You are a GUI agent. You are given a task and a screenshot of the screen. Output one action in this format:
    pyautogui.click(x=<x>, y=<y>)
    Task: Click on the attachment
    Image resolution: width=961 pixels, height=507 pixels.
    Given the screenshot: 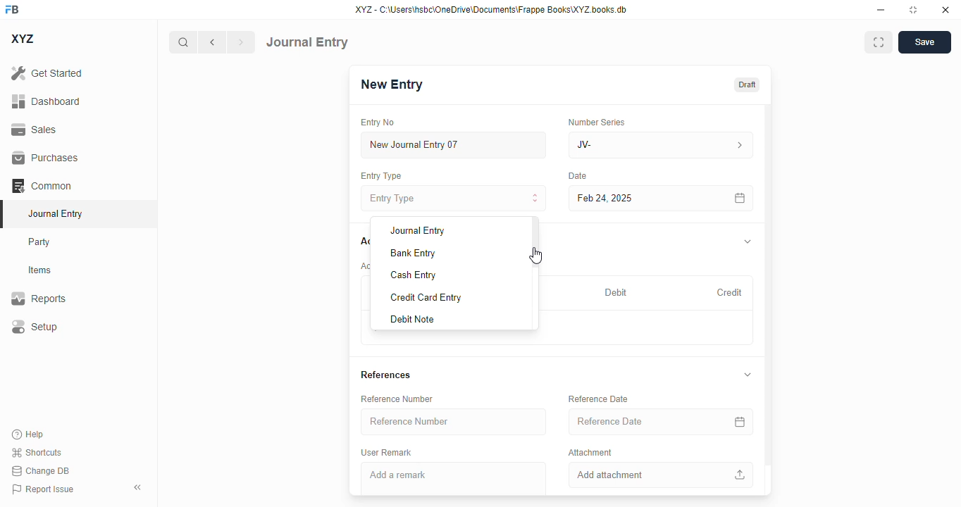 What is the action you would take?
    pyautogui.click(x=590, y=452)
    